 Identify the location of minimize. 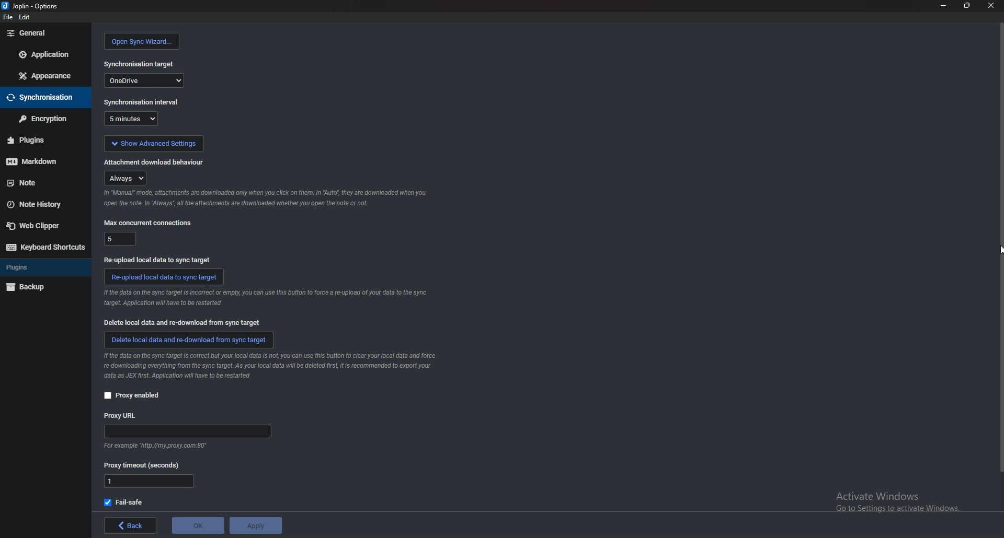
(943, 6).